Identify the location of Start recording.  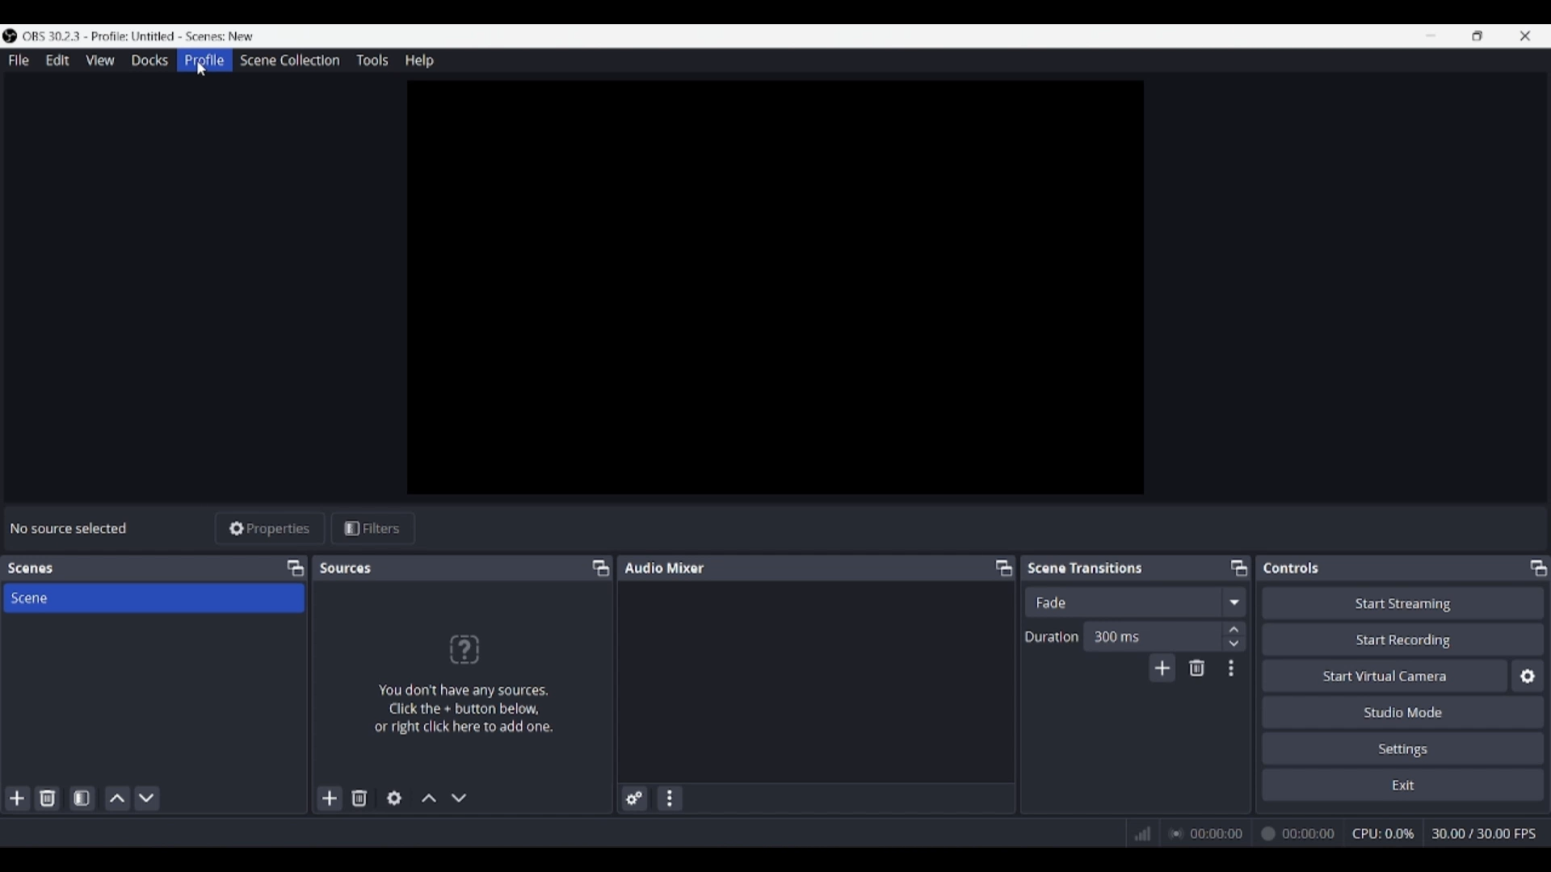
(1404, 639).